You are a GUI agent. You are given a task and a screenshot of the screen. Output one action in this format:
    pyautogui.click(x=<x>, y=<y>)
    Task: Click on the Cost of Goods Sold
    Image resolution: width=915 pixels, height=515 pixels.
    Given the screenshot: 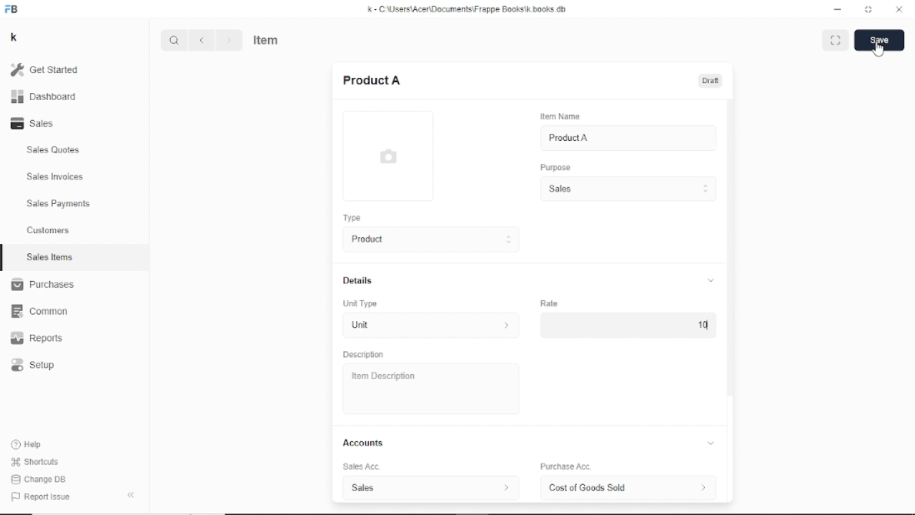 What is the action you would take?
    pyautogui.click(x=632, y=488)
    